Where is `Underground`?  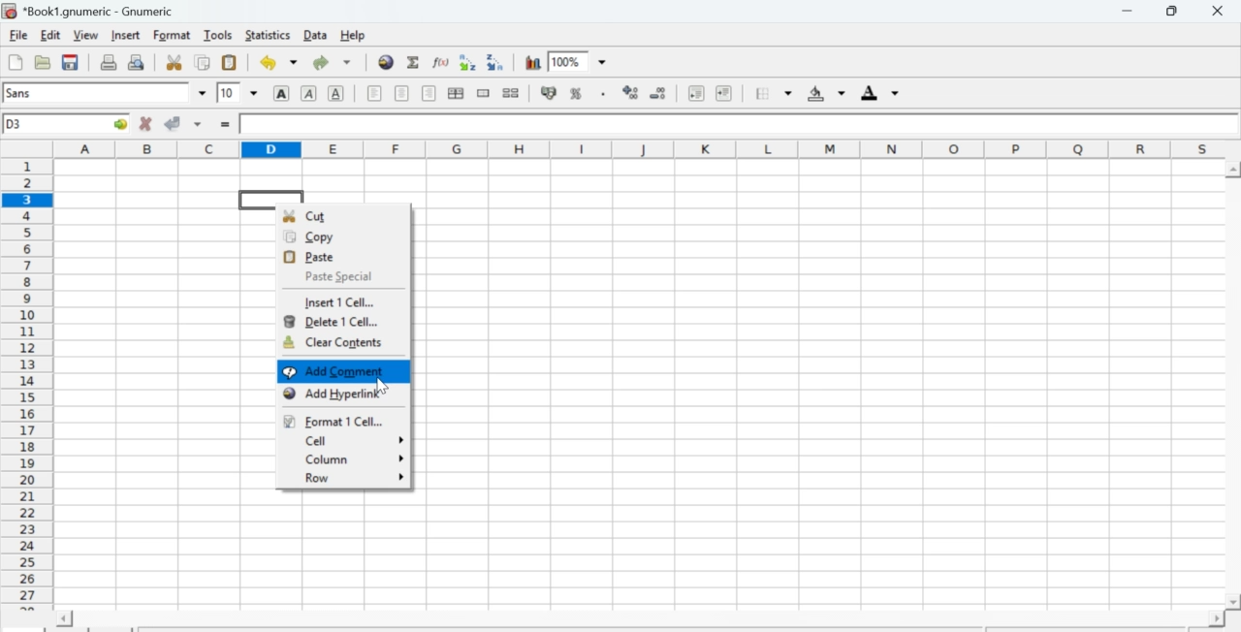
Underground is located at coordinates (335, 93).